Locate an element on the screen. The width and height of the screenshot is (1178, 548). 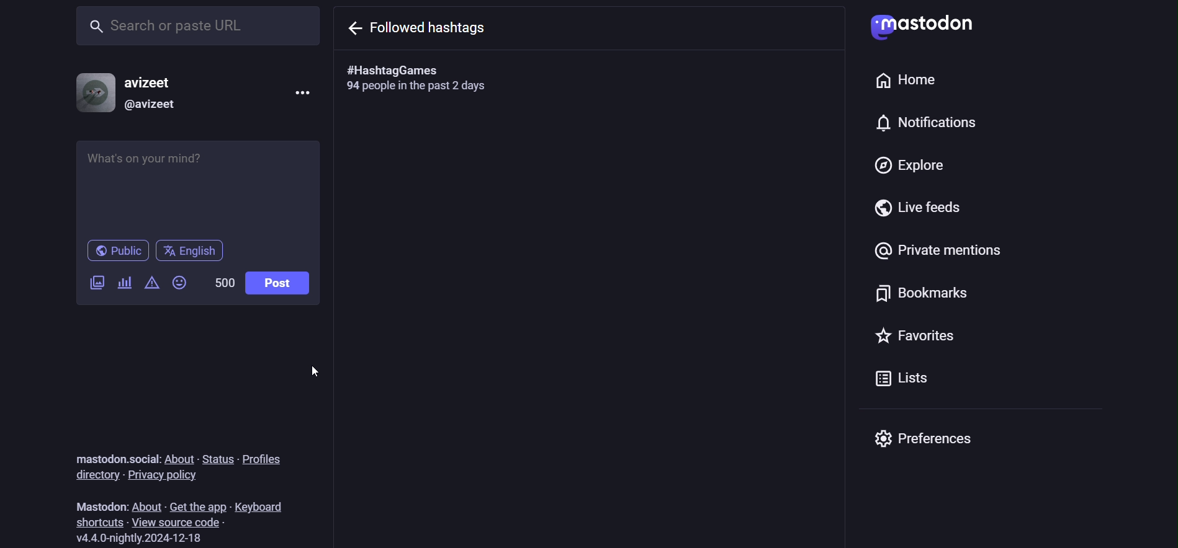
#HashtagGames
94 people in the past 2 days is located at coordinates (434, 81).